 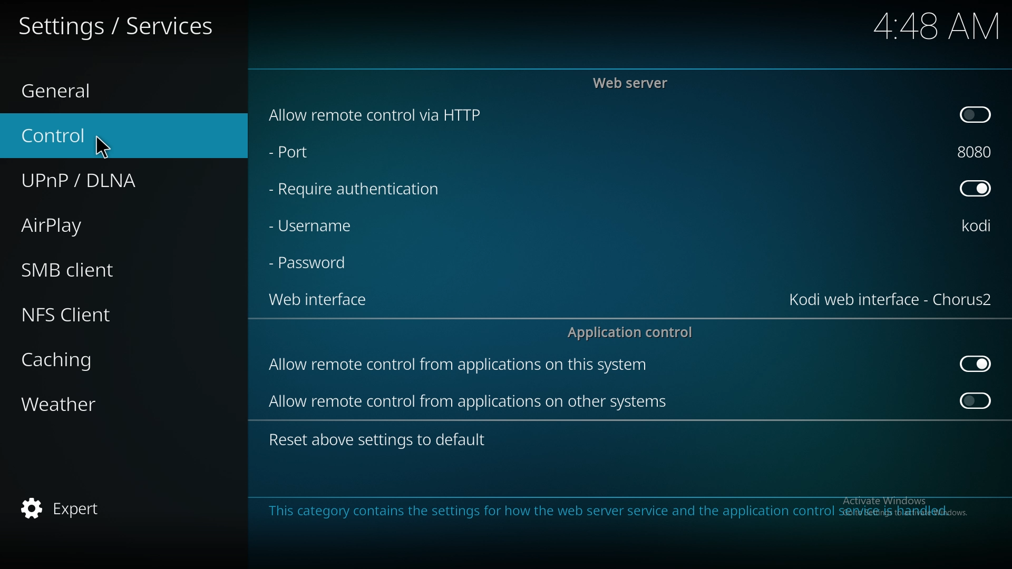 I want to click on , so click(x=922, y=26).